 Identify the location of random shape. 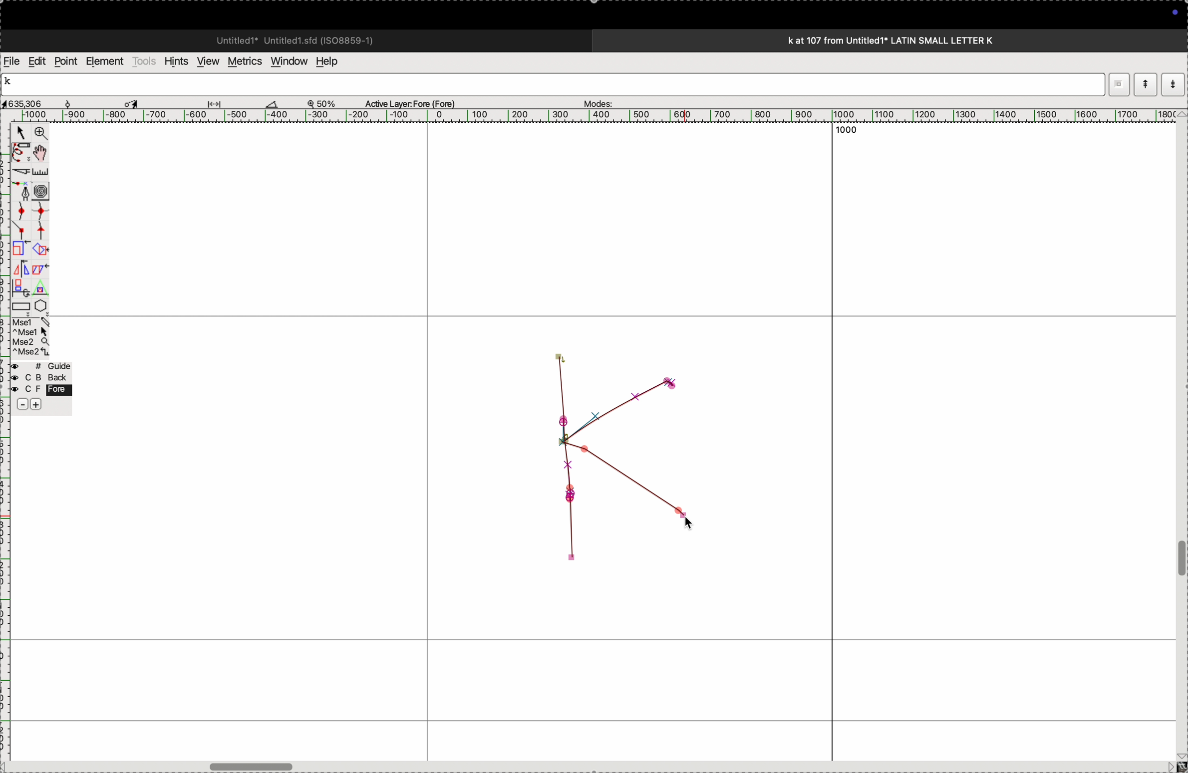
(606, 456).